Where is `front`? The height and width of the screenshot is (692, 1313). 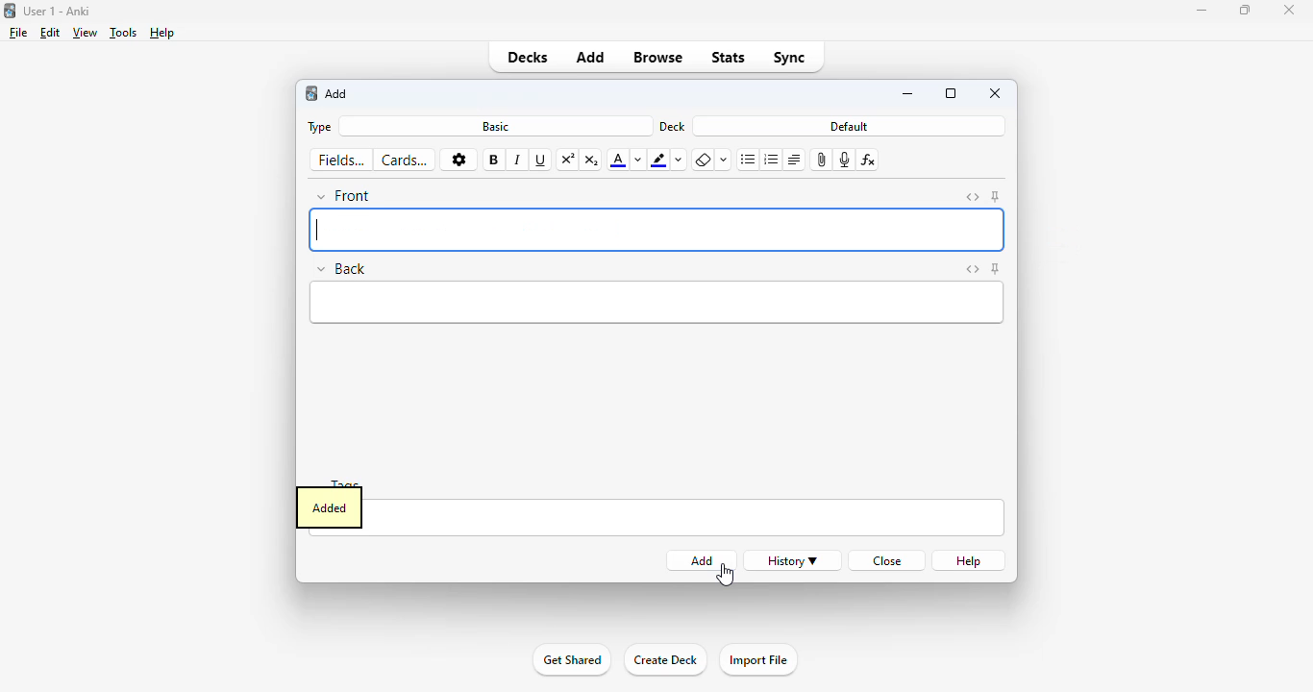 front is located at coordinates (345, 196).